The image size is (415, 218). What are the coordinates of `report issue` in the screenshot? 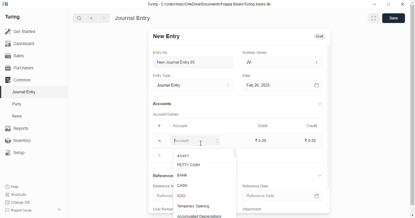 It's located at (19, 210).